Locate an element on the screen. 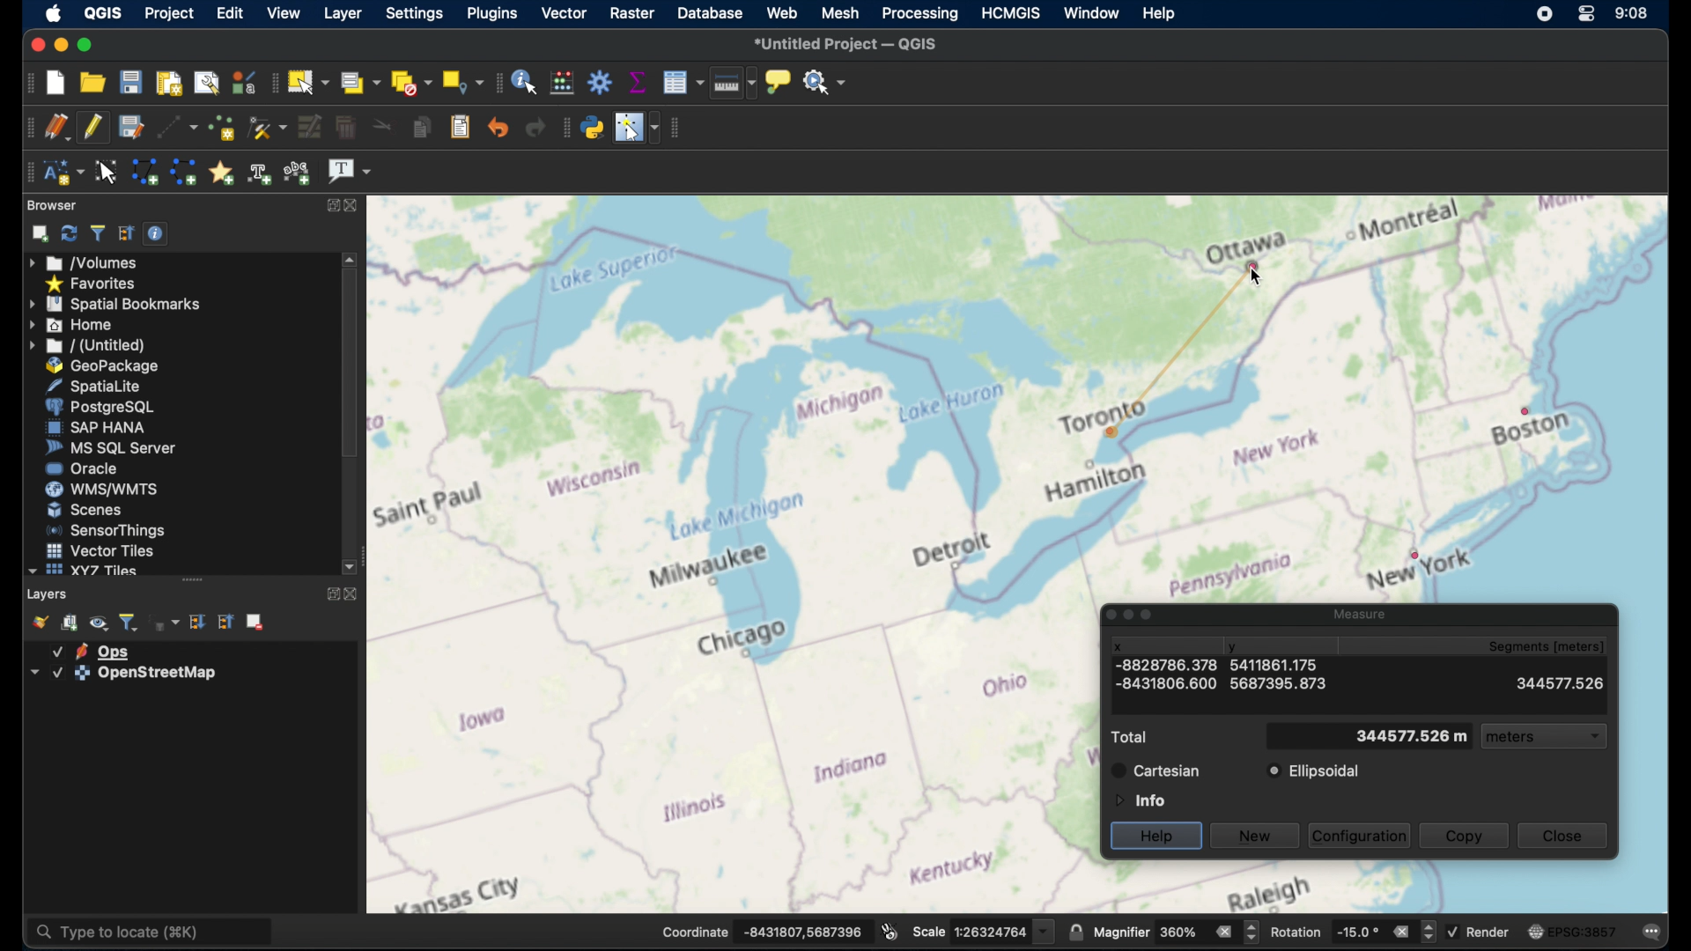 Image resolution: width=1691 pixels, height=951 pixels. add point features is located at coordinates (221, 127).